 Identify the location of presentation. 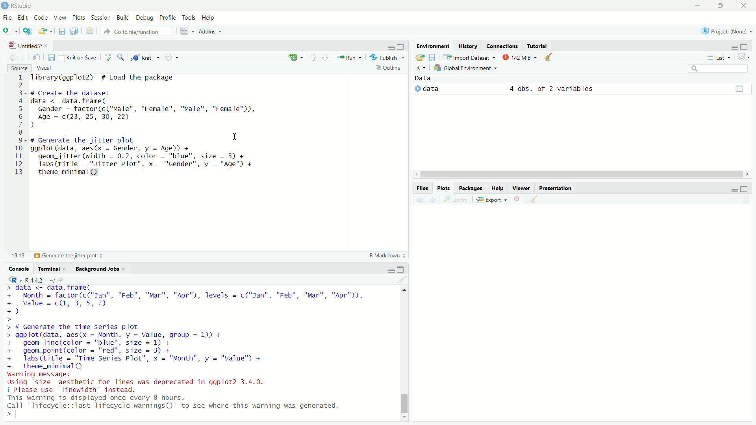
(555, 188).